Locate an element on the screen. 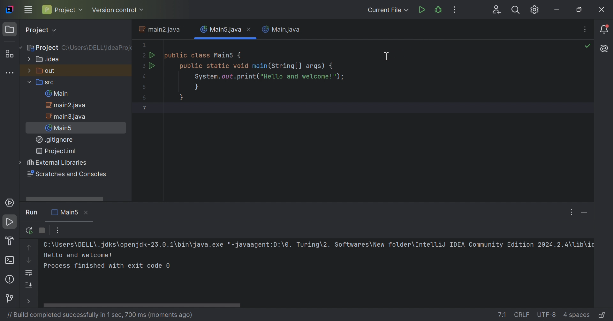 The height and width of the screenshot is (321, 613). Stop 'Main5' is located at coordinates (43, 230).